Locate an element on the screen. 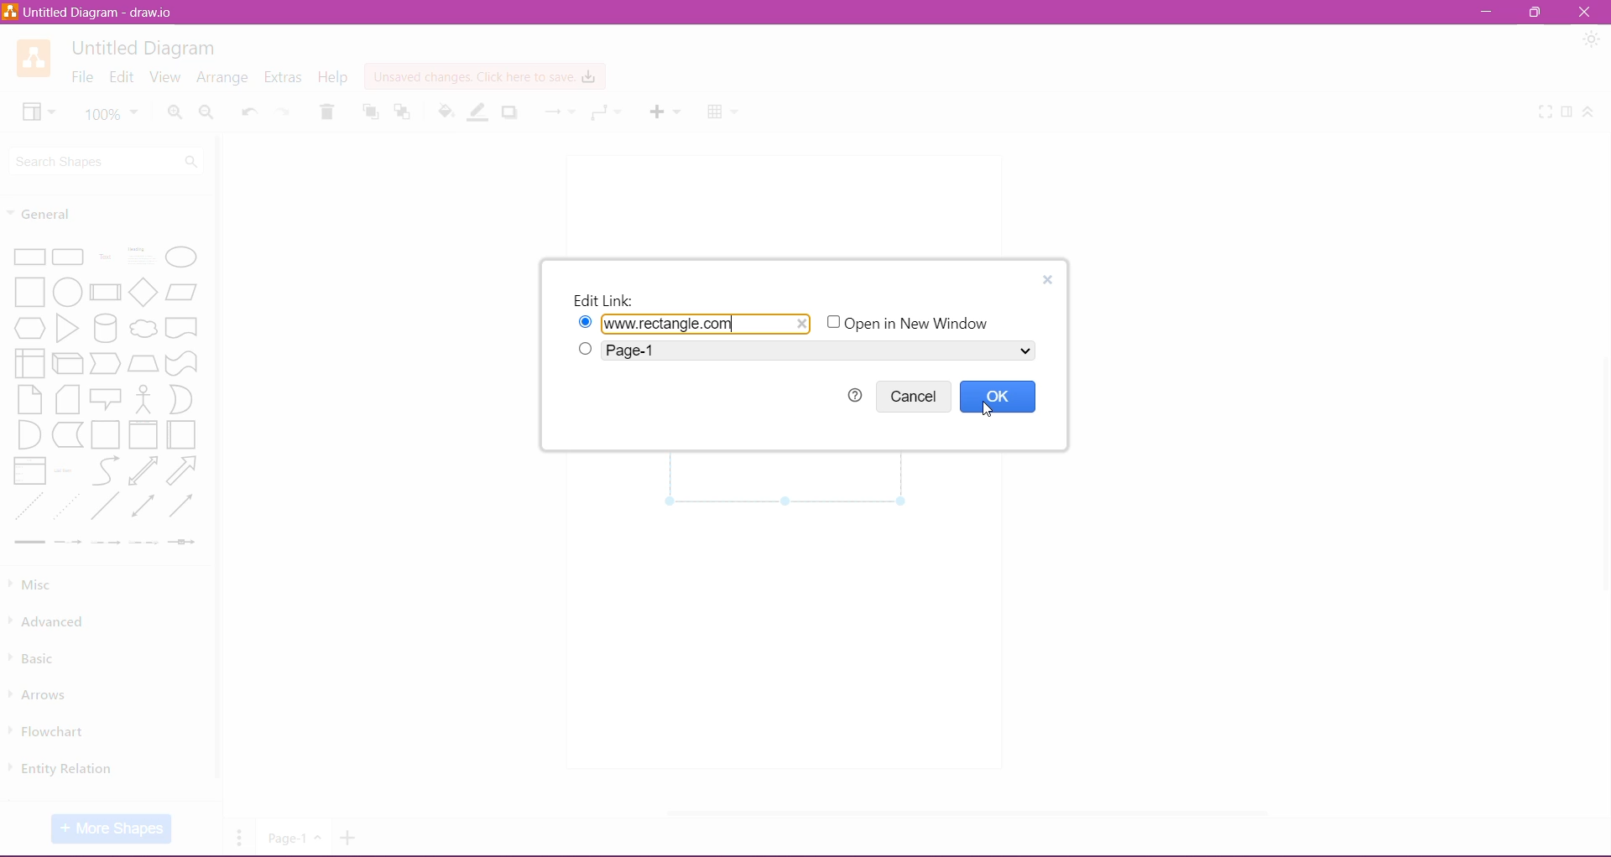  Available shapes under Genera category is located at coordinates (104, 396).